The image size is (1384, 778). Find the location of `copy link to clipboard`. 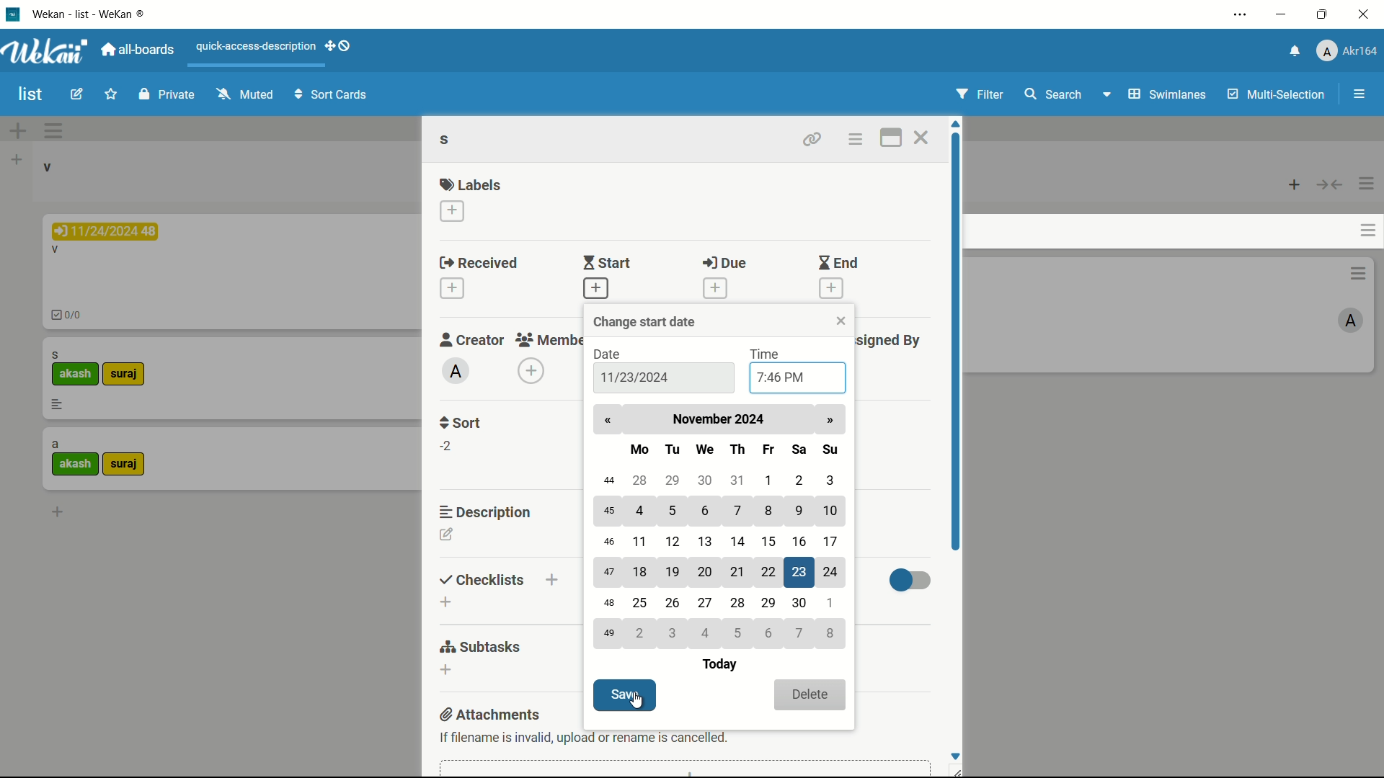

copy link to clipboard is located at coordinates (812, 139).